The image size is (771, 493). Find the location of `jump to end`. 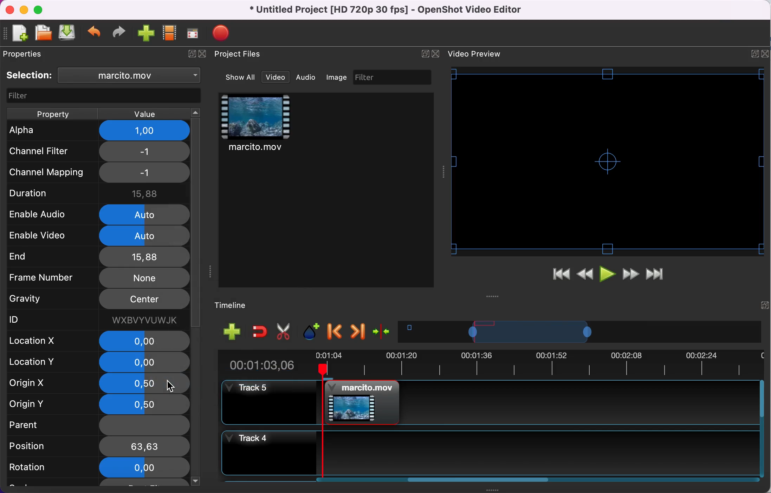

jump to end is located at coordinates (655, 275).